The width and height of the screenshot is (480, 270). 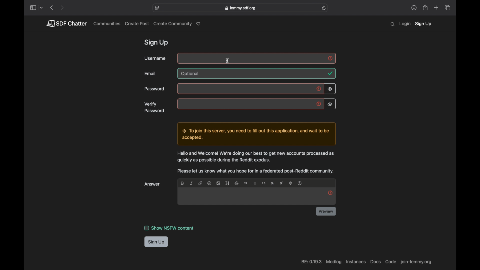 What do you see at coordinates (227, 183) in the screenshot?
I see `header` at bounding box center [227, 183].